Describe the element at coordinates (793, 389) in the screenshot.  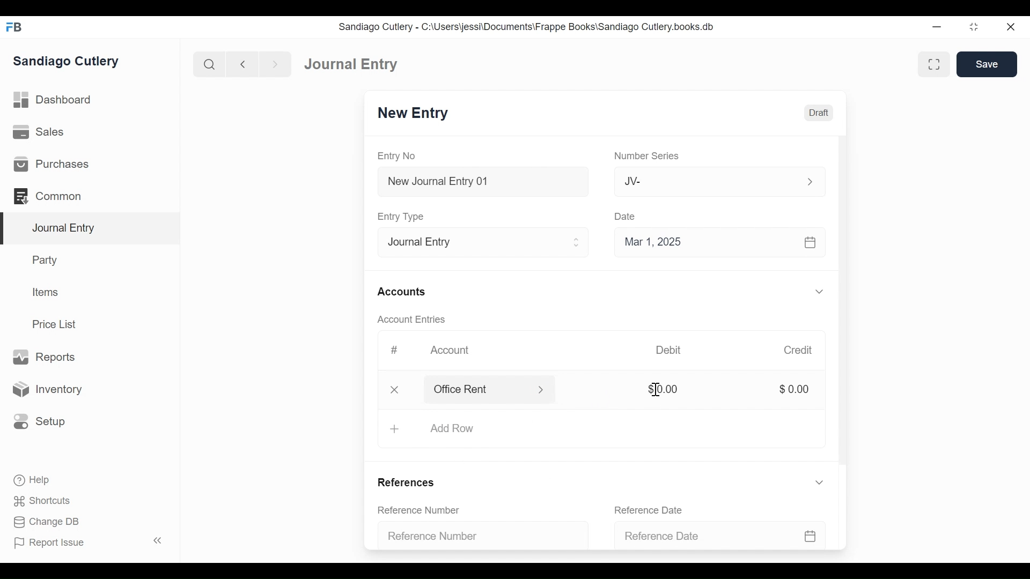
I see `$0.00` at that location.